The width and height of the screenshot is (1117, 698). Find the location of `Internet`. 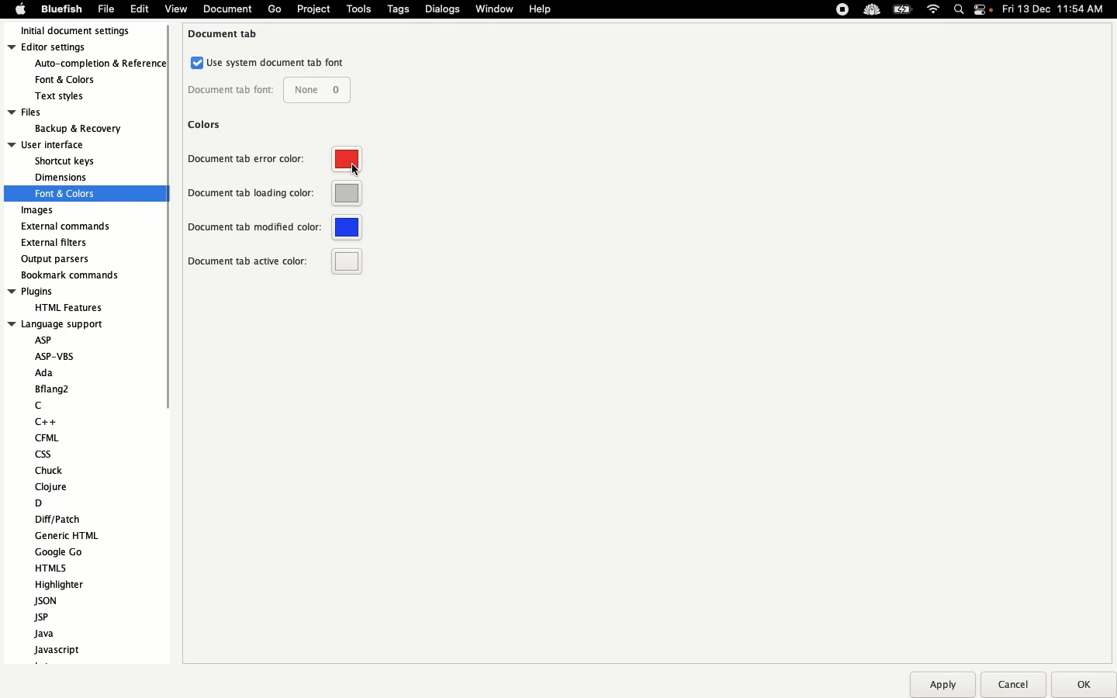

Internet is located at coordinates (934, 10).